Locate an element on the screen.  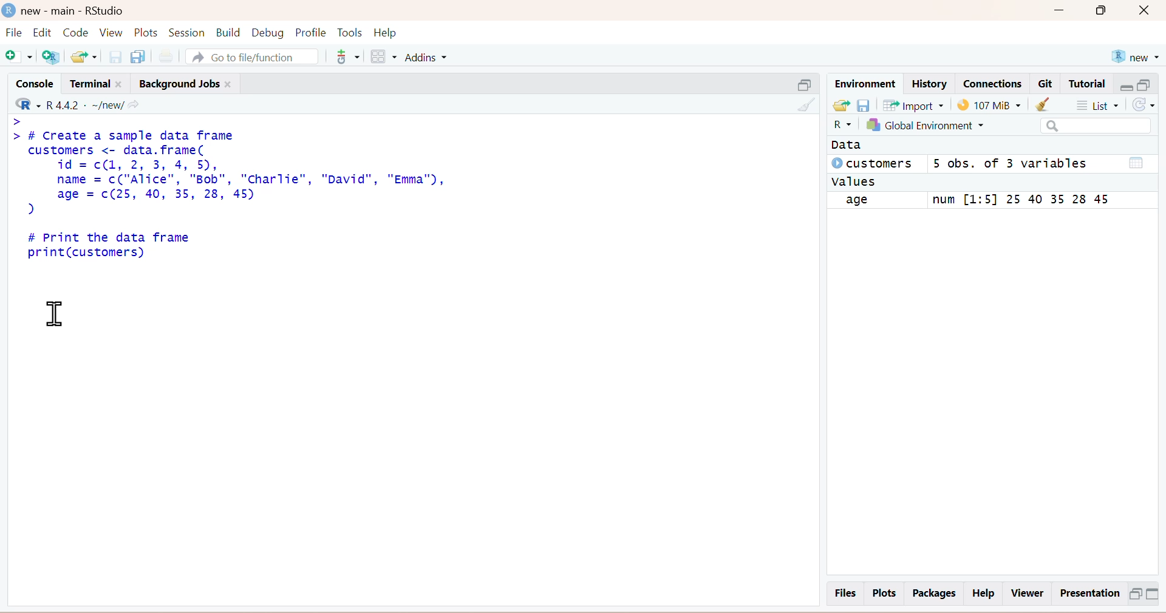
Connections is located at coordinates (992, 83).